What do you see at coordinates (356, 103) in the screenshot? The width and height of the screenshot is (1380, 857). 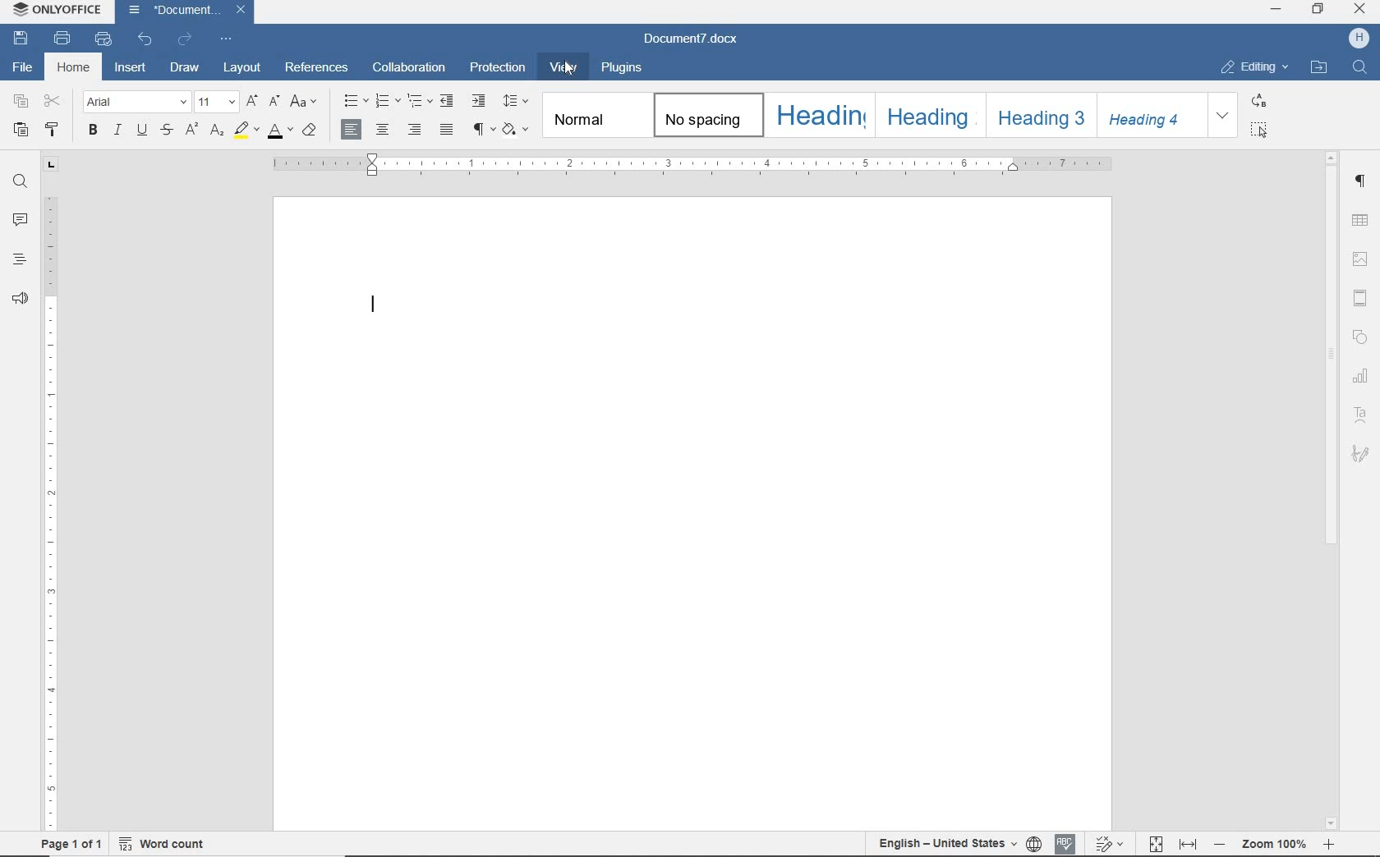 I see `BULLETS` at bounding box center [356, 103].